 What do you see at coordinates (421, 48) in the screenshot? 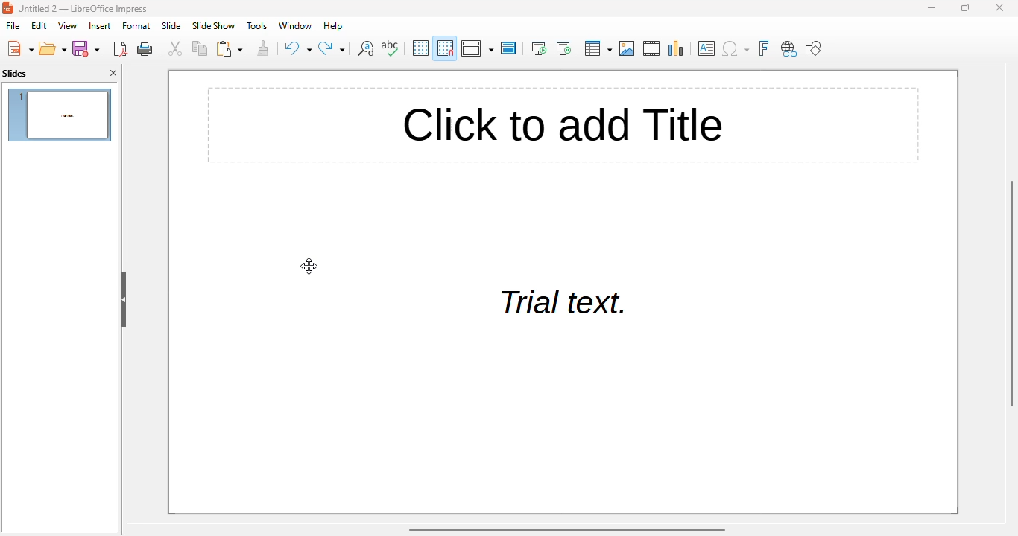
I see `display grid` at bounding box center [421, 48].